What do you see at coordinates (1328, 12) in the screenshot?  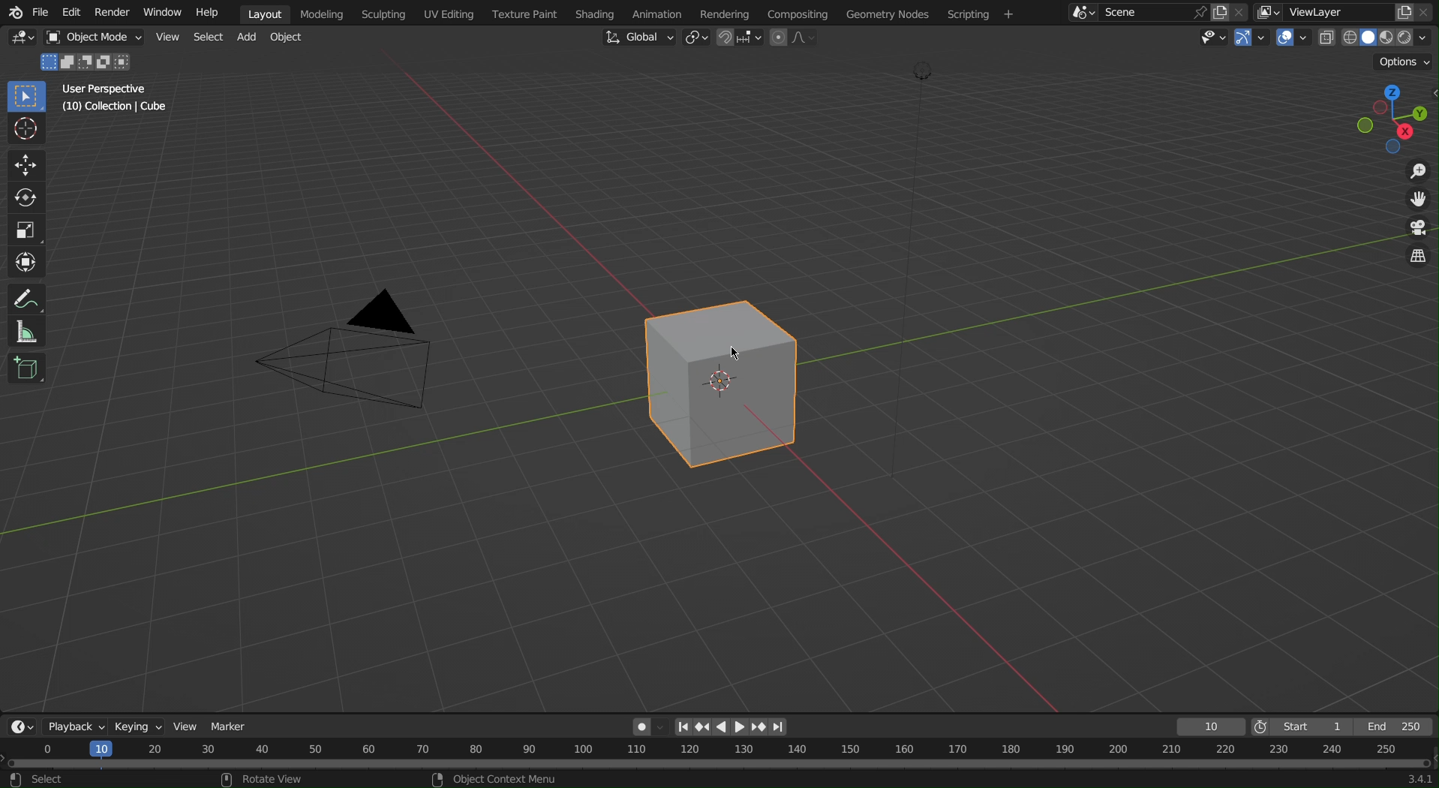 I see `ViewLayer` at bounding box center [1328, 12].